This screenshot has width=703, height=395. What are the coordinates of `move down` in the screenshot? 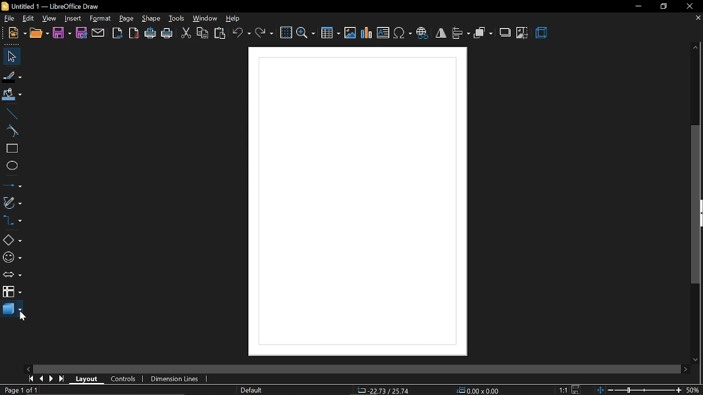 It's located at (696, 359).